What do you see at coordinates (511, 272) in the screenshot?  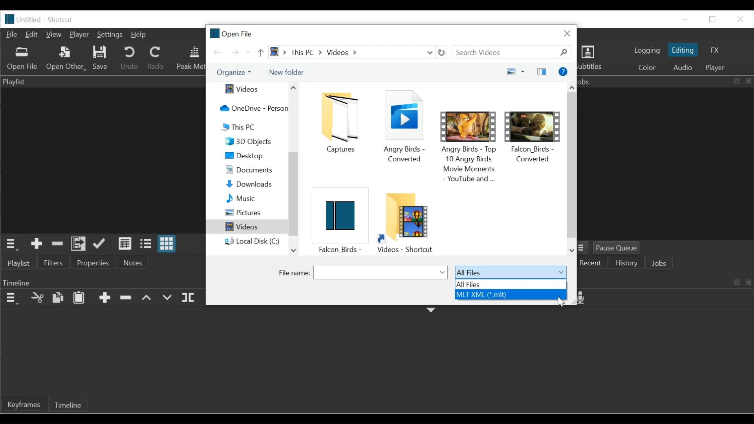 I see `All files` at bounding box center [511, 272].